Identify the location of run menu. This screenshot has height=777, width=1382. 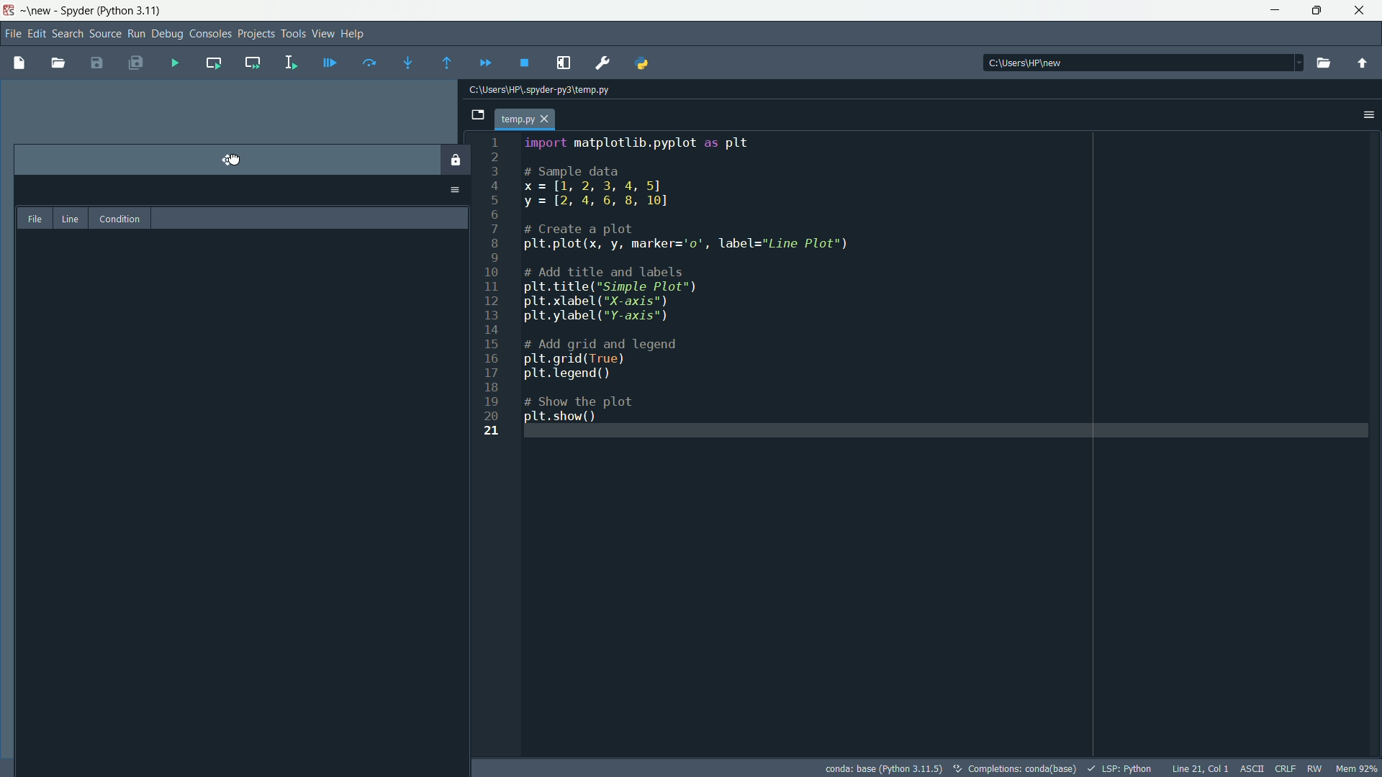
(135, 34).